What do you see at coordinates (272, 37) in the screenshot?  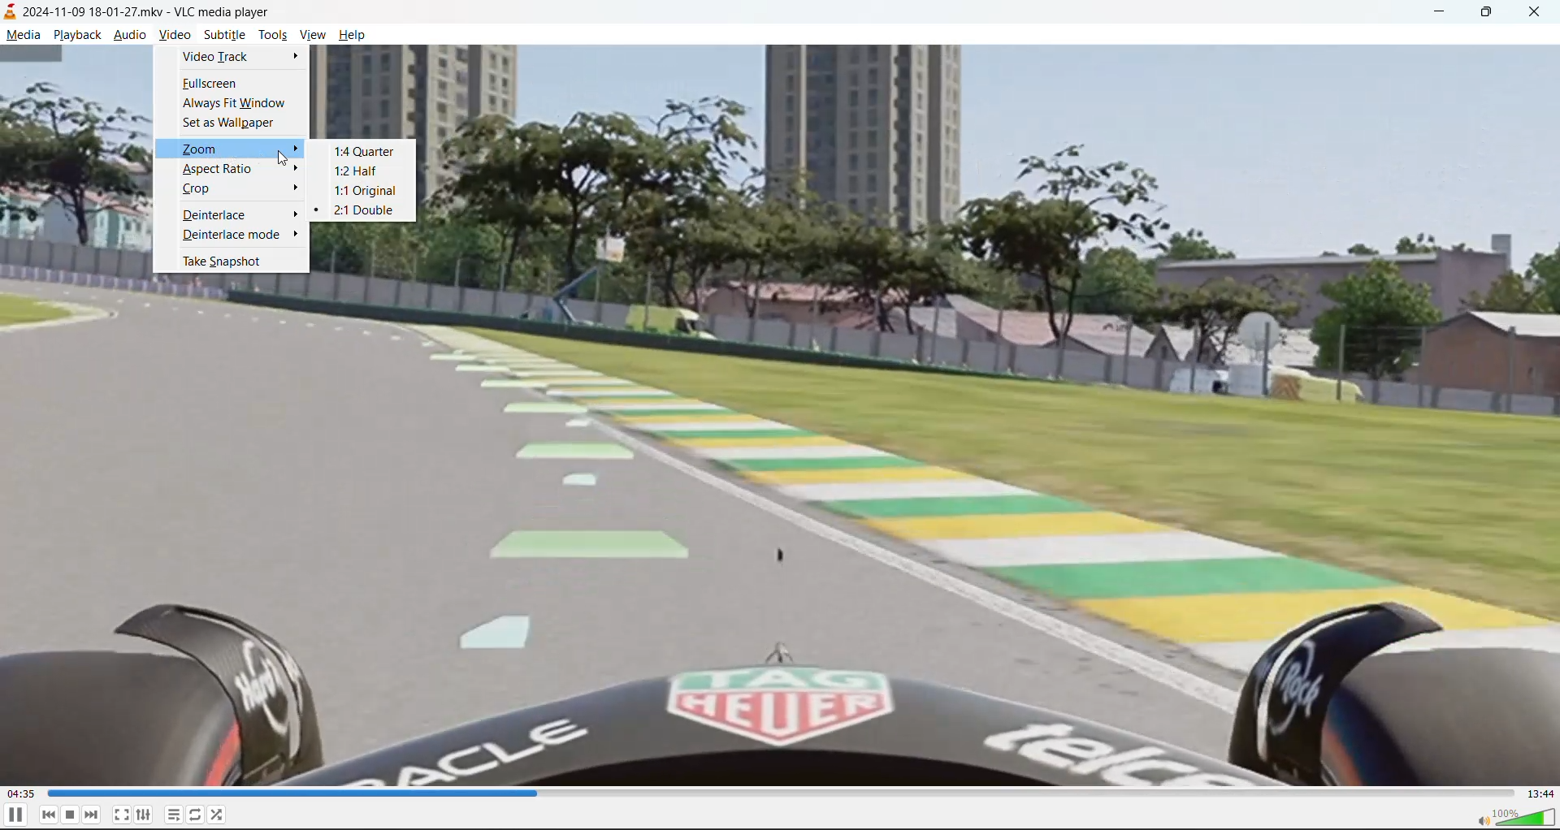 I see `tool` at bounding box center [272, 37].